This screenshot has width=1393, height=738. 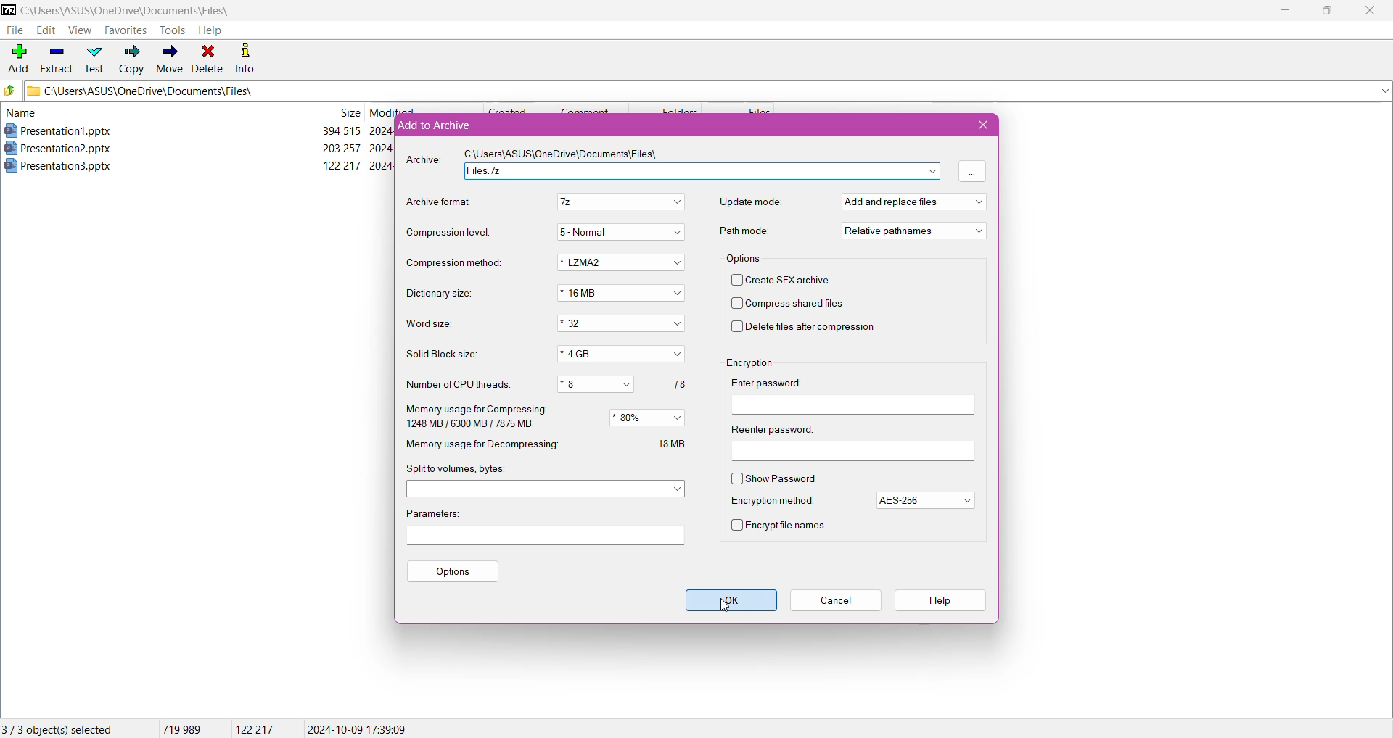 What do you see at coordinates (17, 54) in the screenshot?
I see `Add` at bounding box center [17, 54].